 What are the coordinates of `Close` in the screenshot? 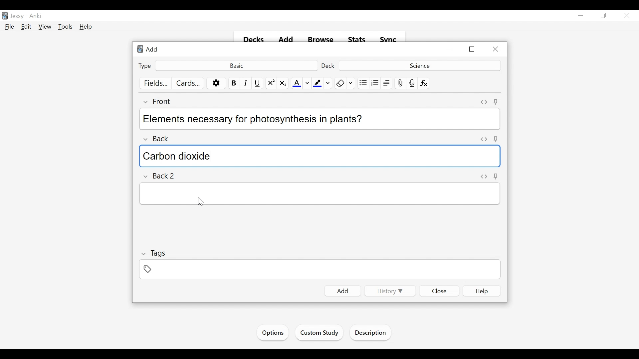 It's located at (440, 291).